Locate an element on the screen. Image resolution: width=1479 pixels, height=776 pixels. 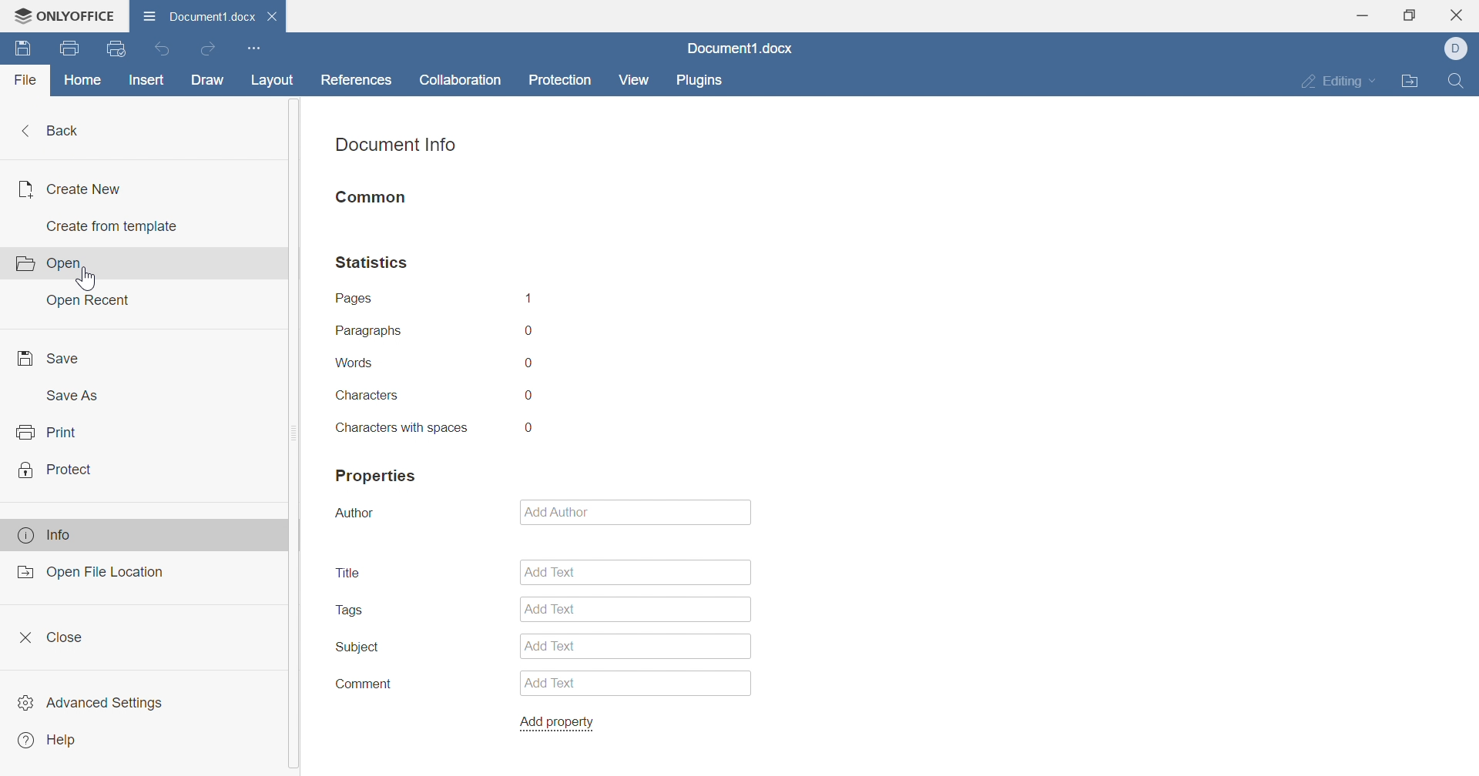
file is located at coordinates (27, 83).